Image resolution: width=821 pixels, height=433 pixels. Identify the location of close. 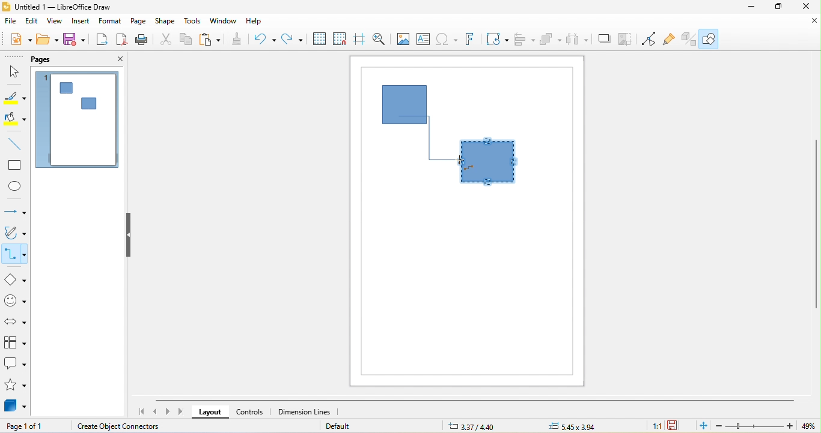
(807, 6).